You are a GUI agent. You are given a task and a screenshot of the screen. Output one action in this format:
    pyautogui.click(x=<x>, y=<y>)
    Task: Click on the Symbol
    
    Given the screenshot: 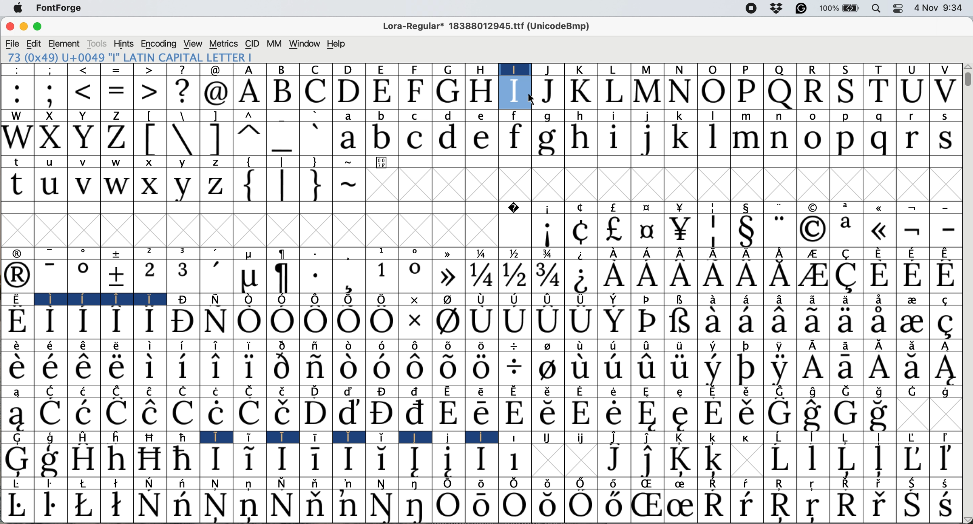 What is the action you would take?
    pyautogui.click(x=847, y=414)
    